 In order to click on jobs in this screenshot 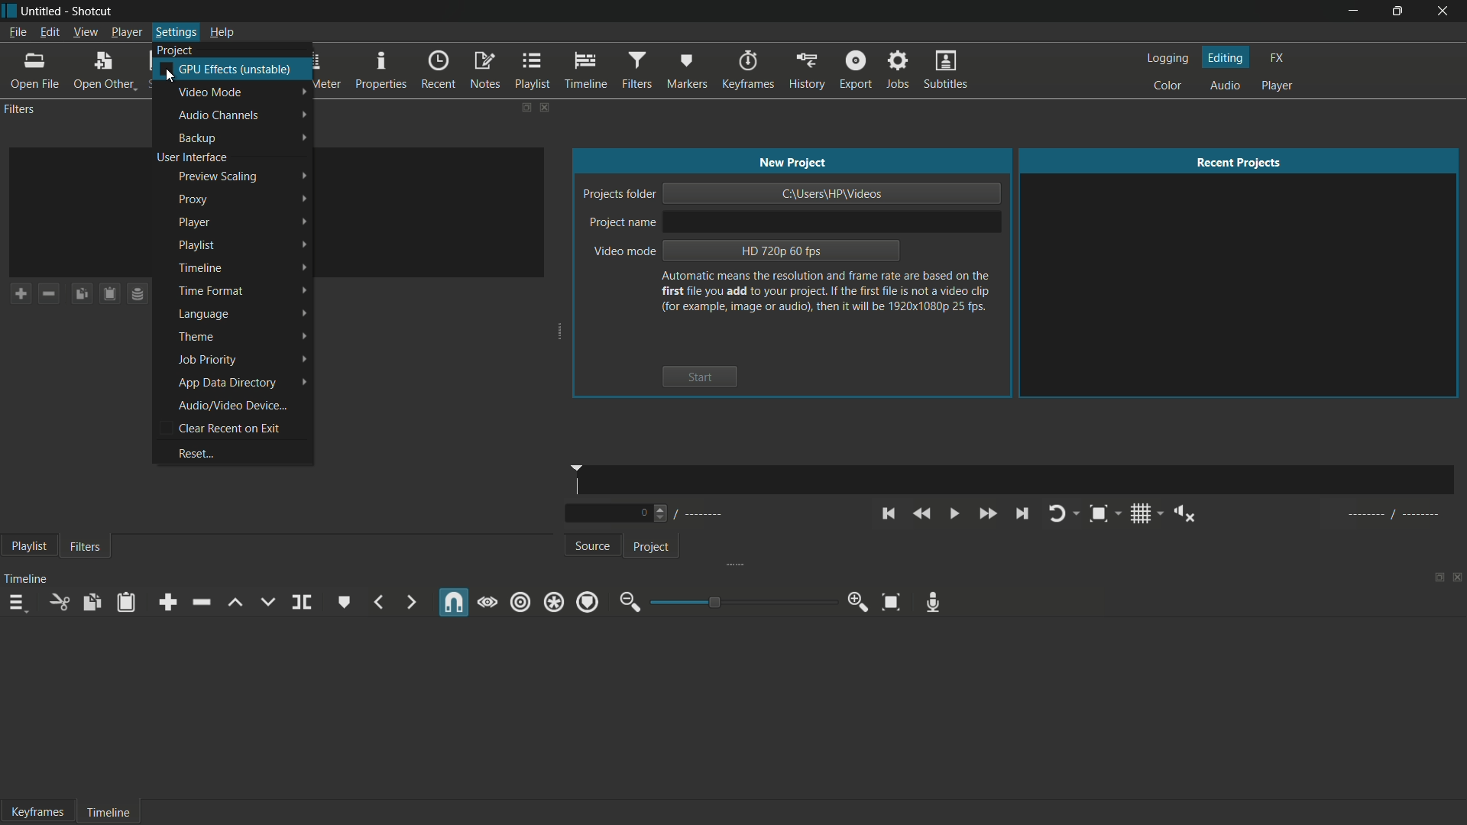, I will do `click(899, 70)`.